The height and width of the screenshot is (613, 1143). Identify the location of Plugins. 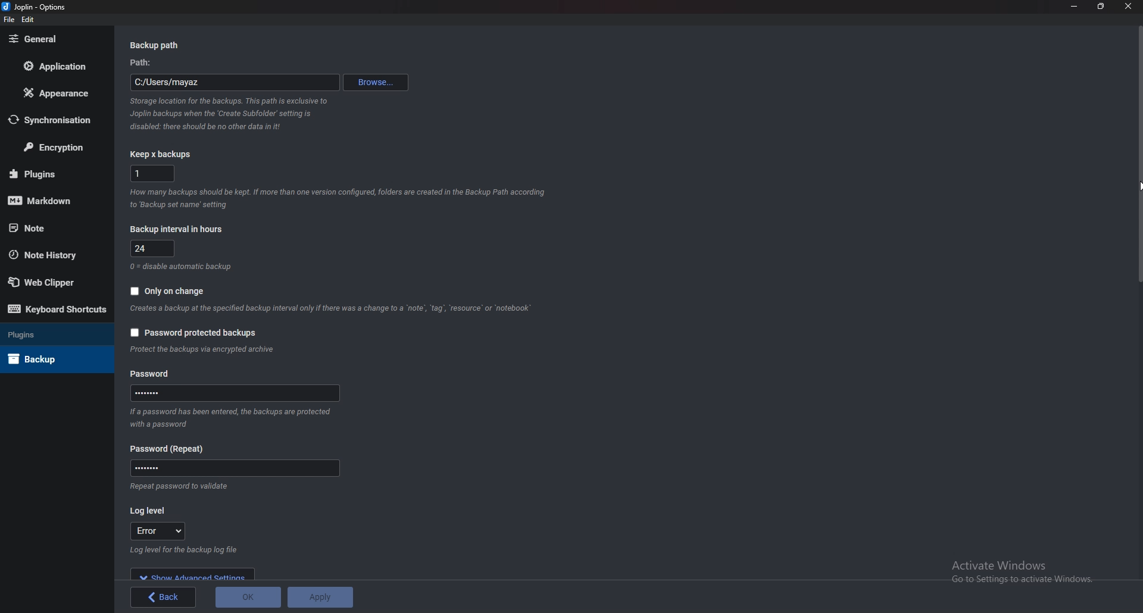
(46, 334).